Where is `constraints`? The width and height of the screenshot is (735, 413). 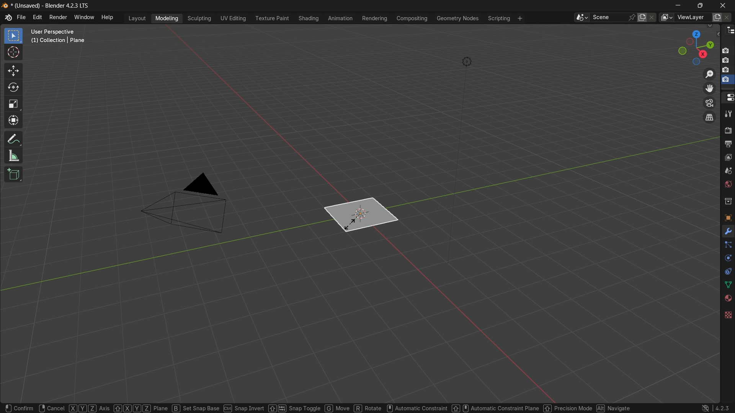 constraints is located at coordinates (728, 271).